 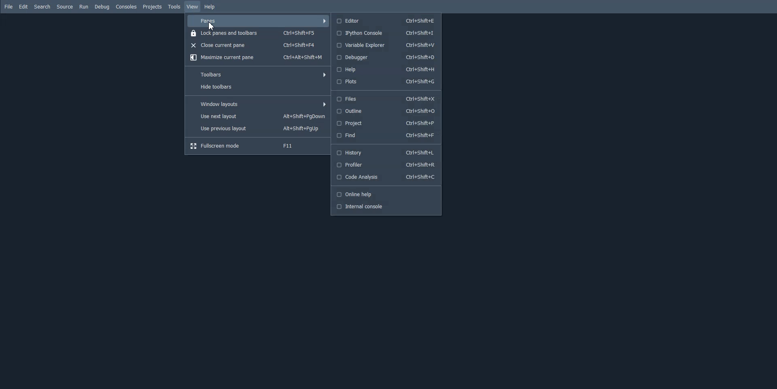 What do you see at coordinates (385, 99) in the screenshot?
I see `Files` at bounding box center [385, 99].